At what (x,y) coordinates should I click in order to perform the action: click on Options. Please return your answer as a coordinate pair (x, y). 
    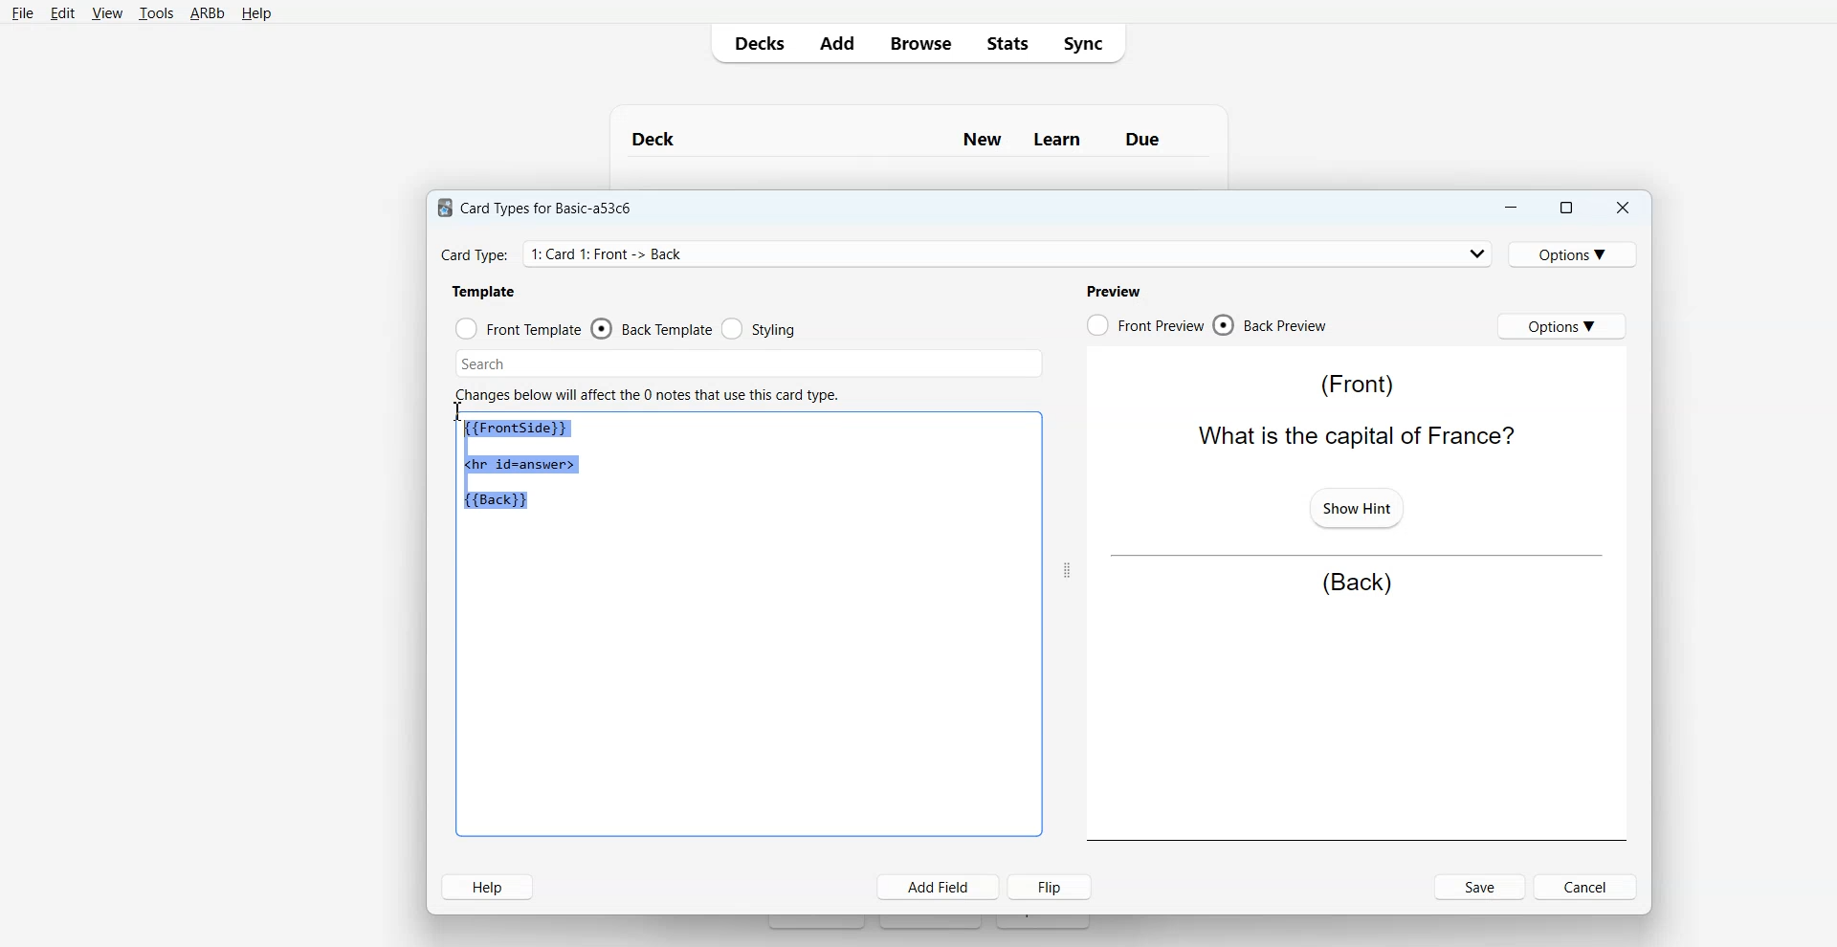
    Looking at the image, I should click on (1561, 325).